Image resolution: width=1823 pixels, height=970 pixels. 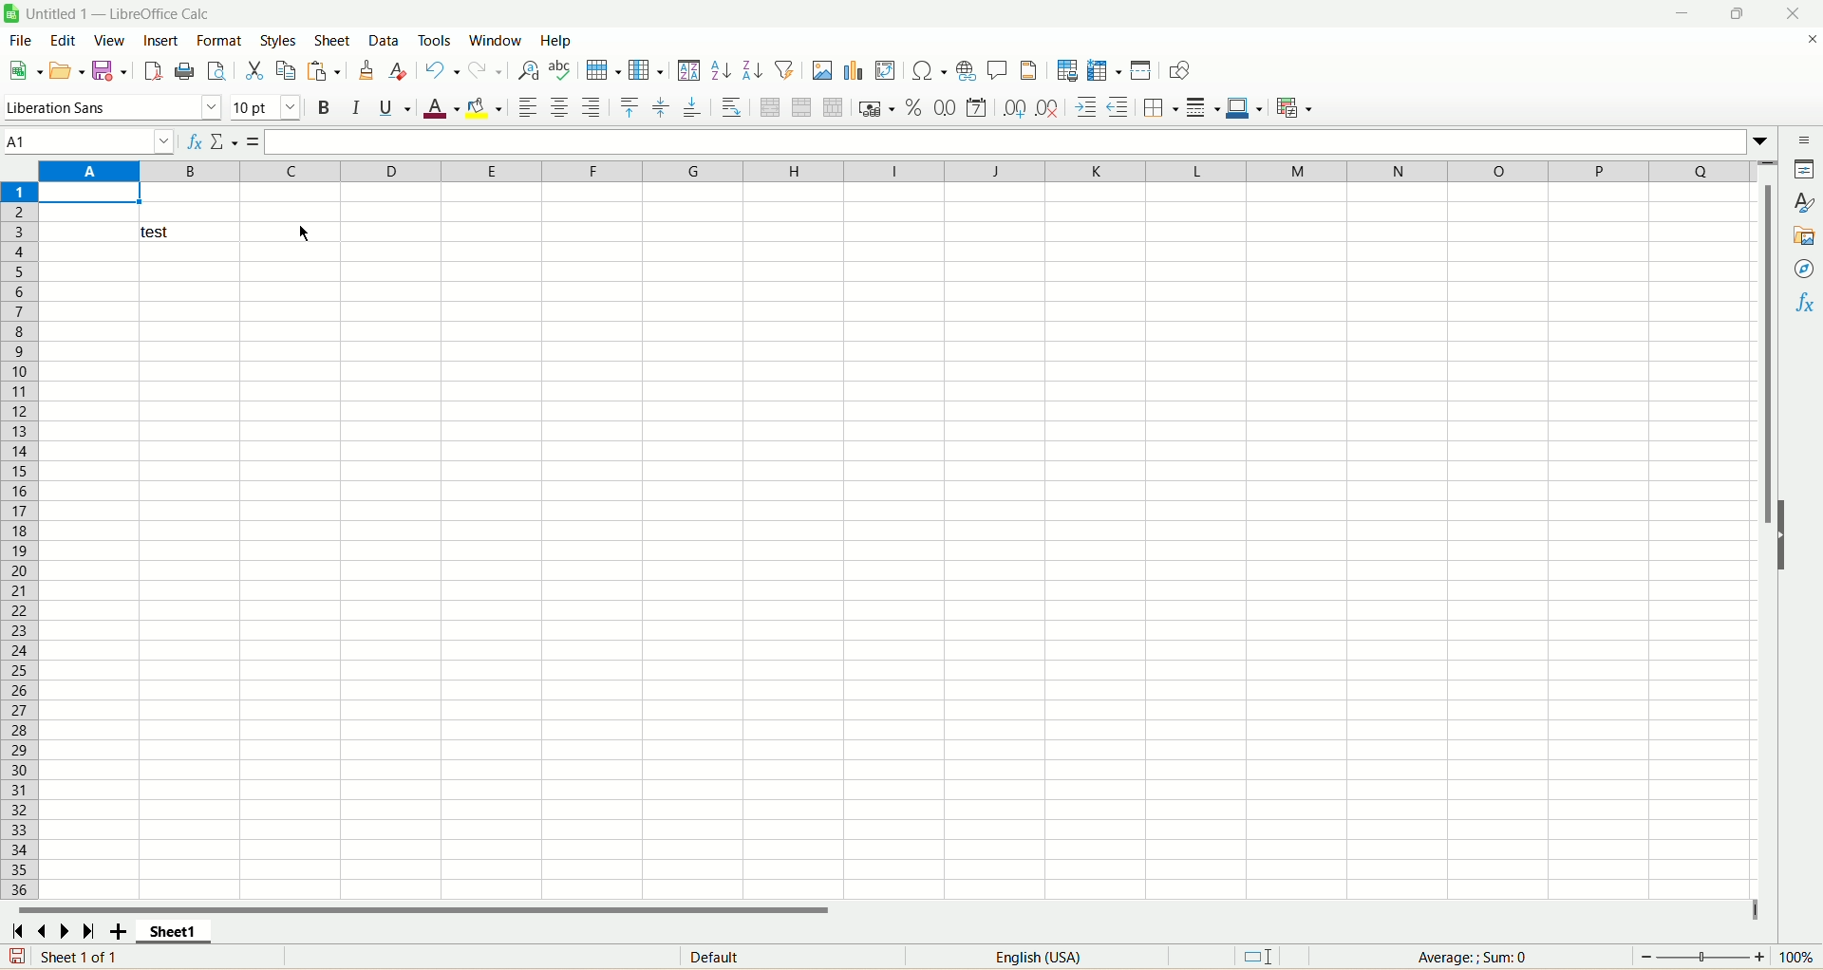 I want to click on pivot table, so click(x=885, y=70).